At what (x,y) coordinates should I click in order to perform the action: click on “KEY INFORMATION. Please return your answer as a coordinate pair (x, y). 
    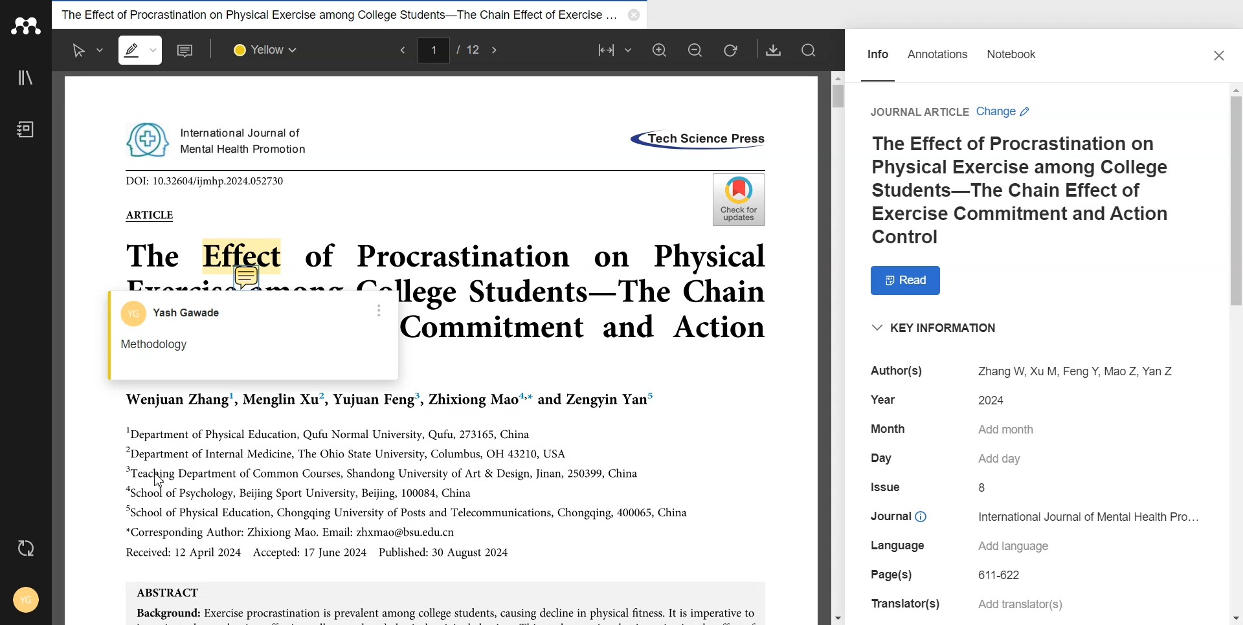
    Looking at the image, I should click on (936, 331).